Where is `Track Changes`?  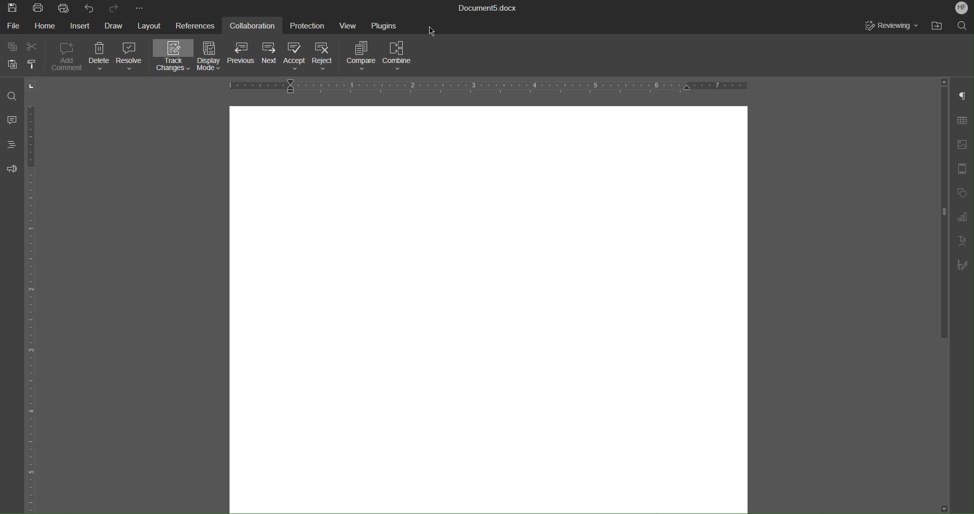
Track Changes is located at coordinates (173, 58).